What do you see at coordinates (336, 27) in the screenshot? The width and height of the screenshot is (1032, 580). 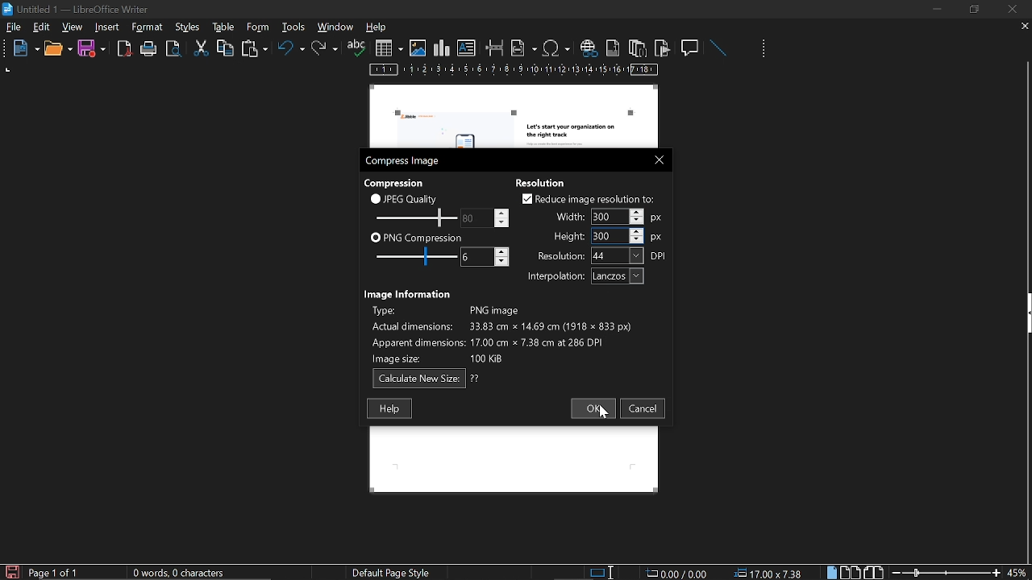 I see `window` at bounding box center [336, 27].